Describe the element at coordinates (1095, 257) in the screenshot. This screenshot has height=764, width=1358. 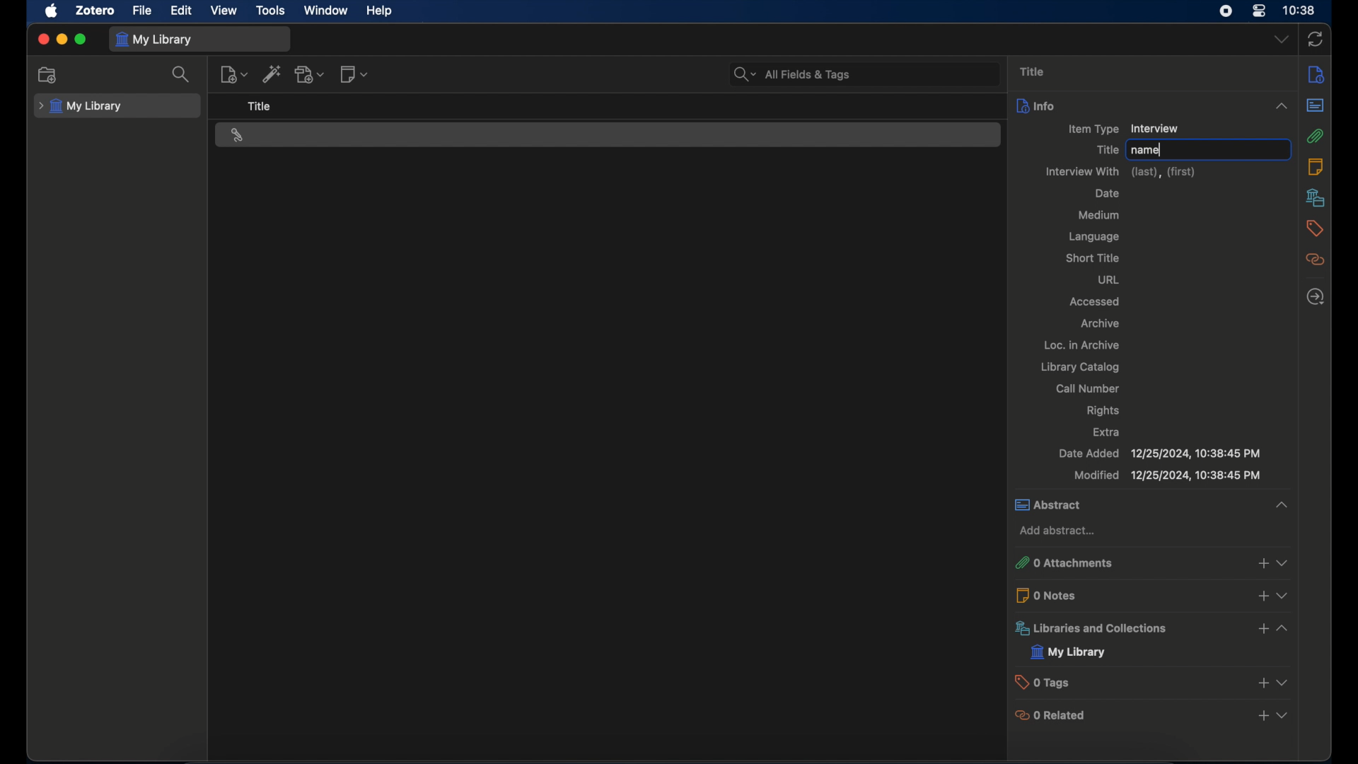
I see `short title` at that location.